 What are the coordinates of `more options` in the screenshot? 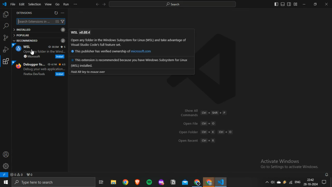 It's located at (62, 13).